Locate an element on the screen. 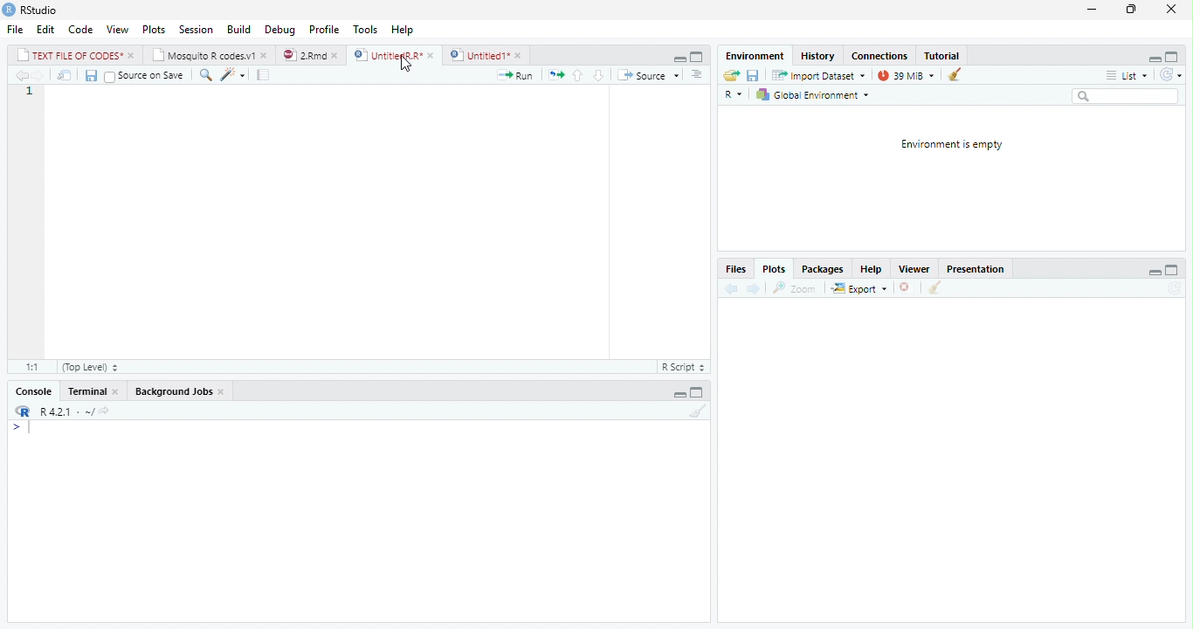 Image resolution: width=1193 pixels, height=629 pixels. 39MiB is located at coordinates (906, 73).